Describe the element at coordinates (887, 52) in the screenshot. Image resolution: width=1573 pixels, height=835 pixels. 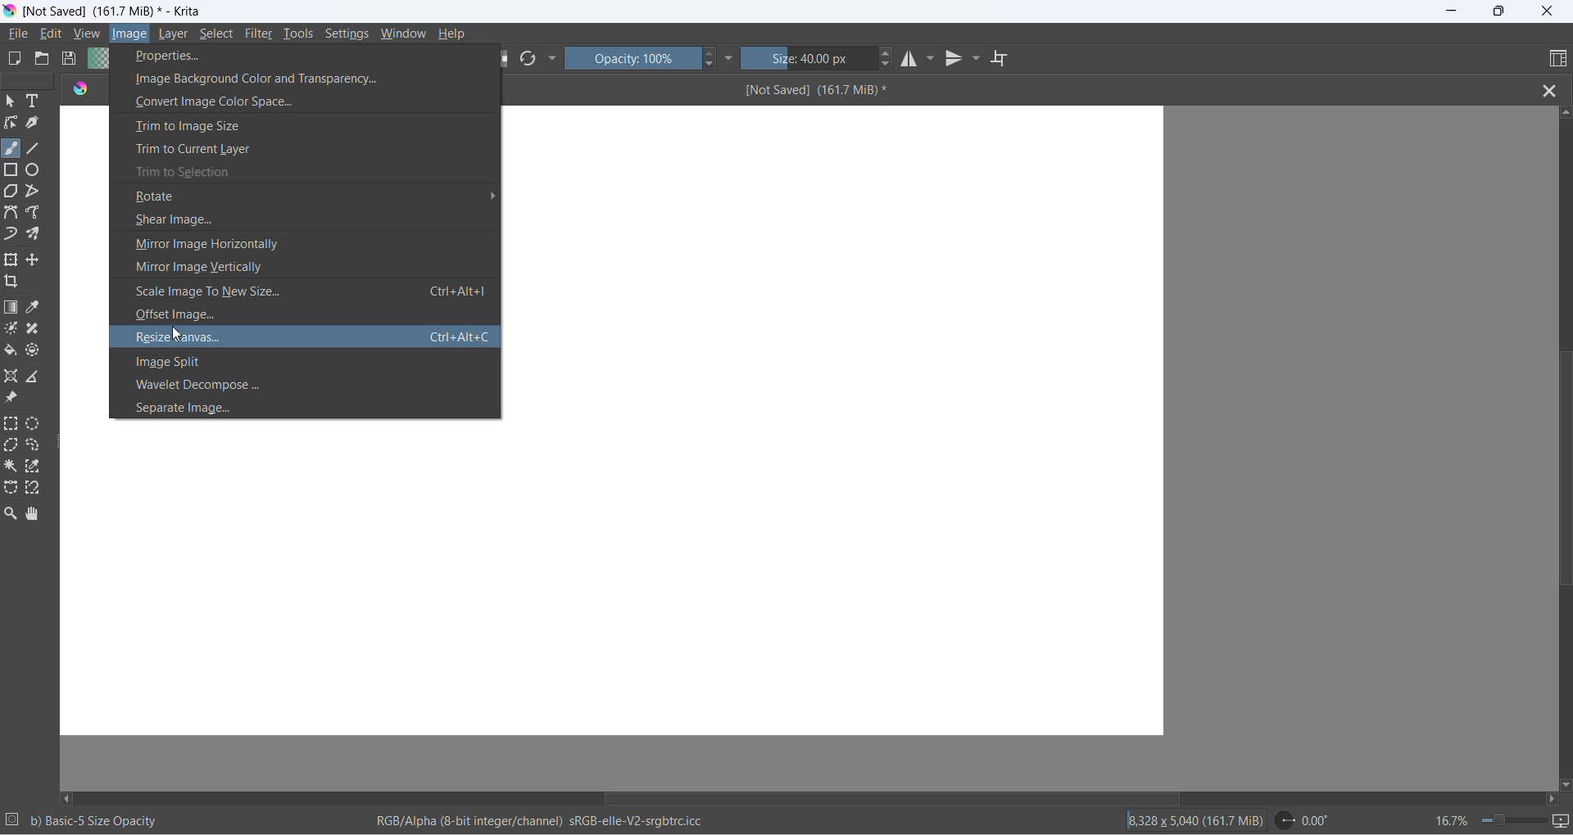
I see `increment size` at that location.